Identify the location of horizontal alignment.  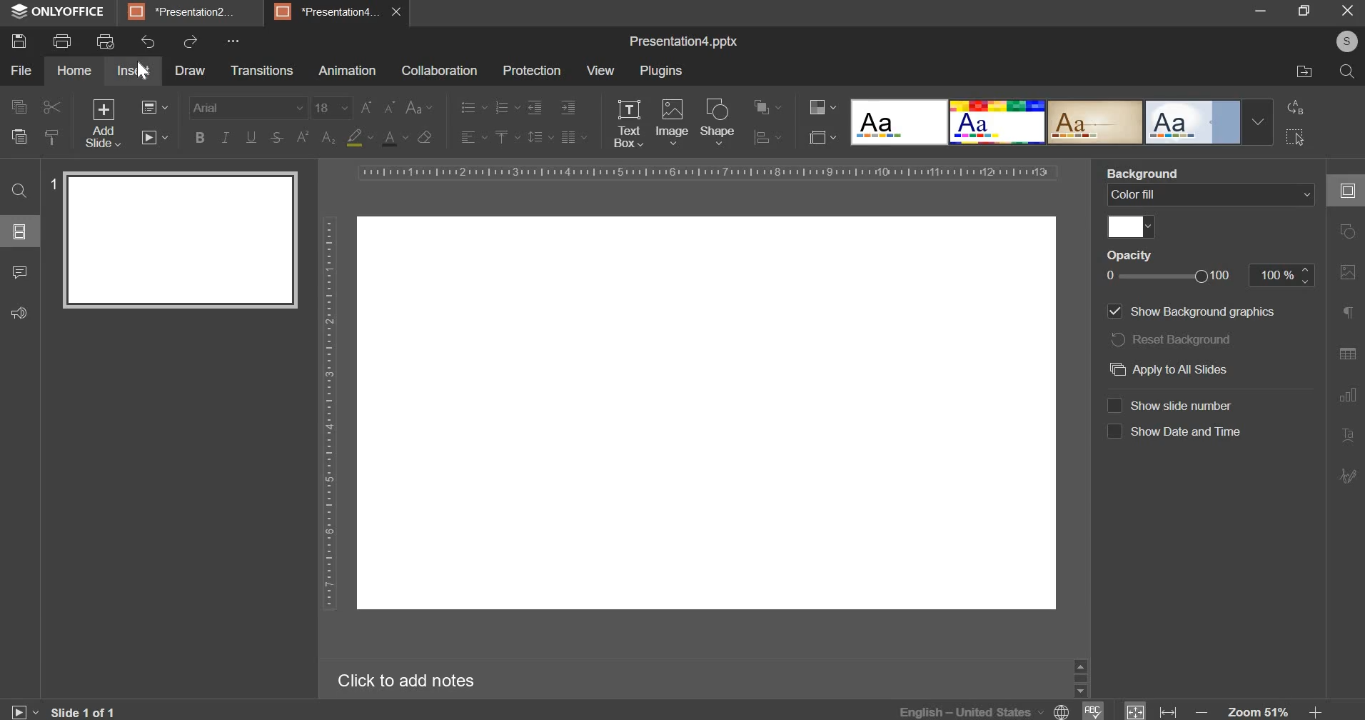
(473, 137).